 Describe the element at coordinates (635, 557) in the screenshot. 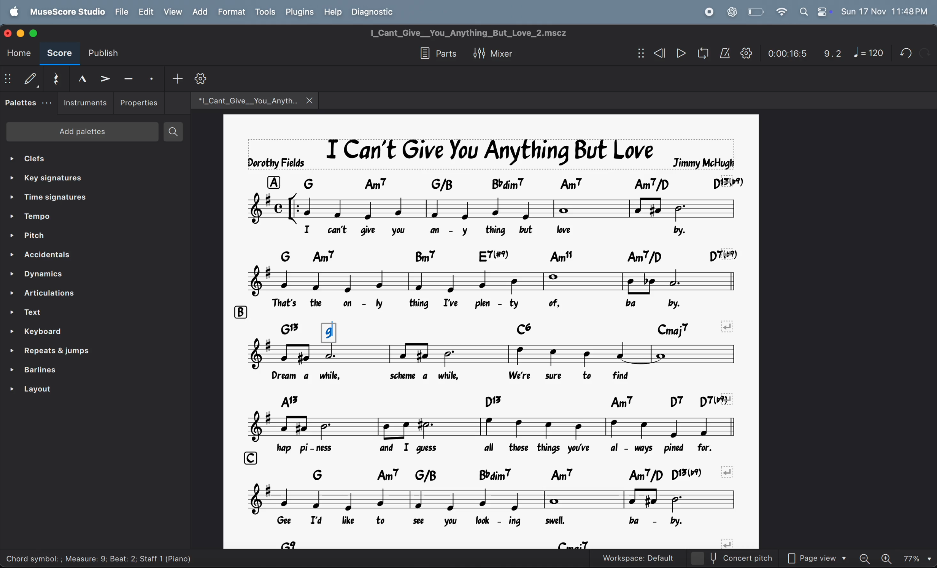

I see `workspace default` at that location.